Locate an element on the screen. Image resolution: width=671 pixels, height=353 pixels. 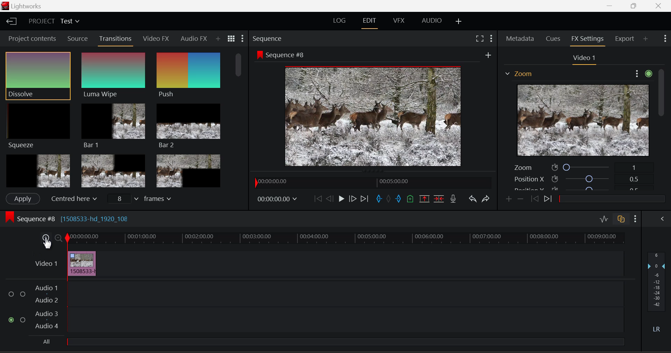
Luma Wipe is located at coordinates (113, 75).